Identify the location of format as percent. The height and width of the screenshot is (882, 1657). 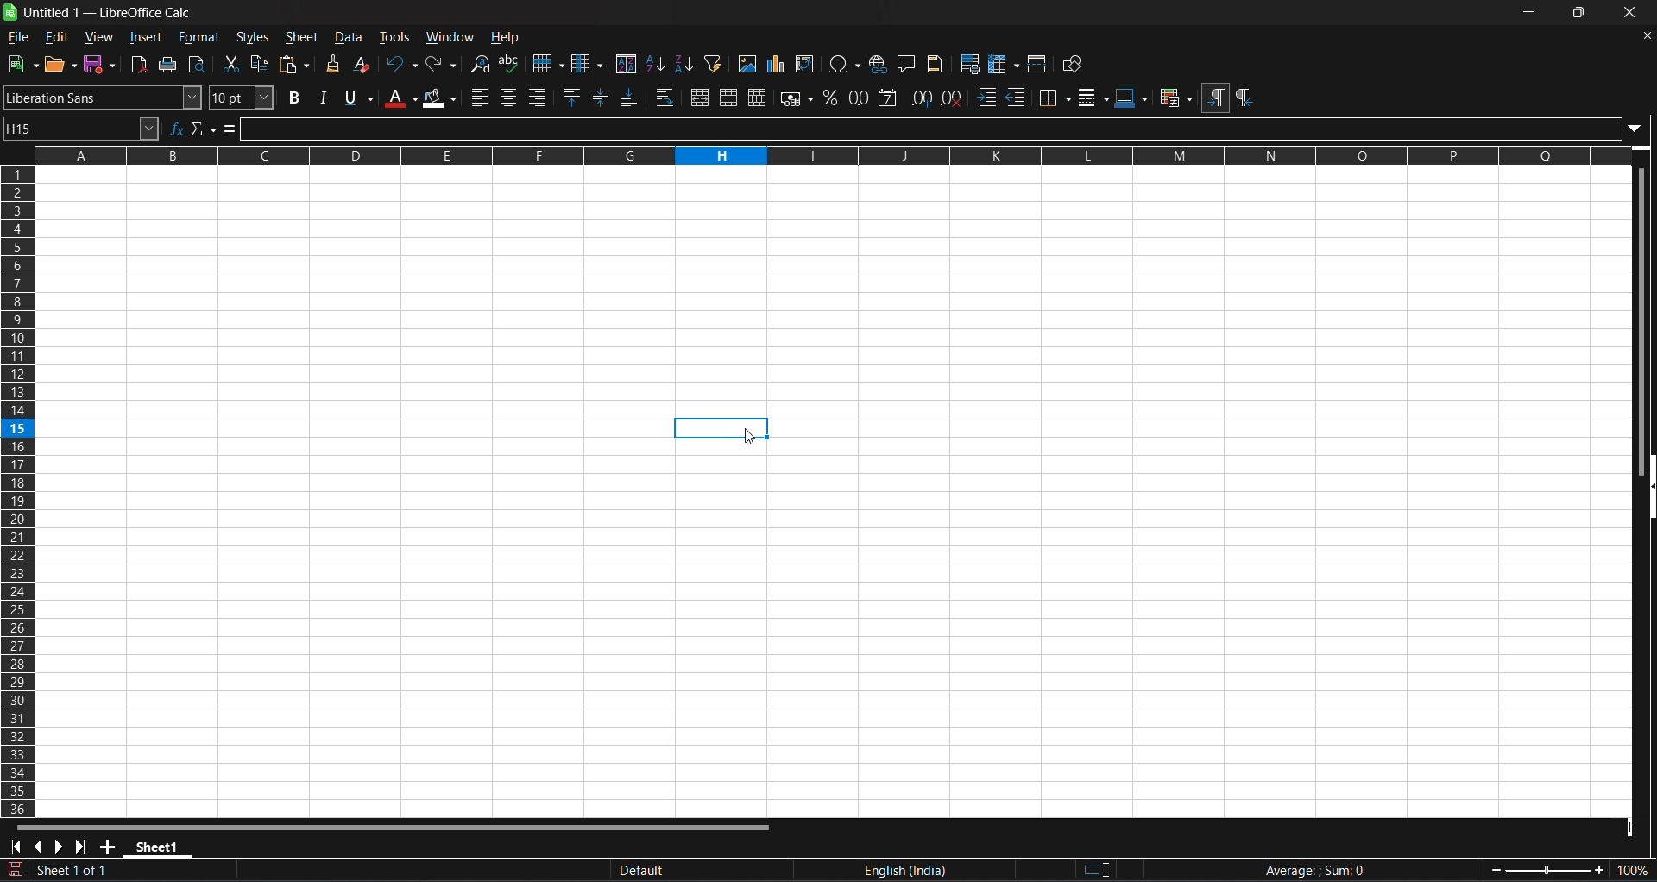
(829, 98).